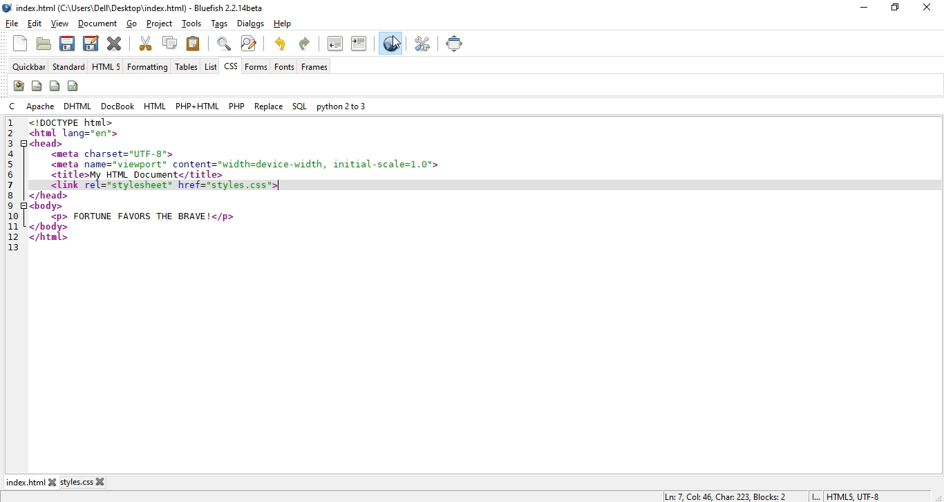 The height and width of the screenshot is (502, 944). I want to click on copy, so click(170, 42).